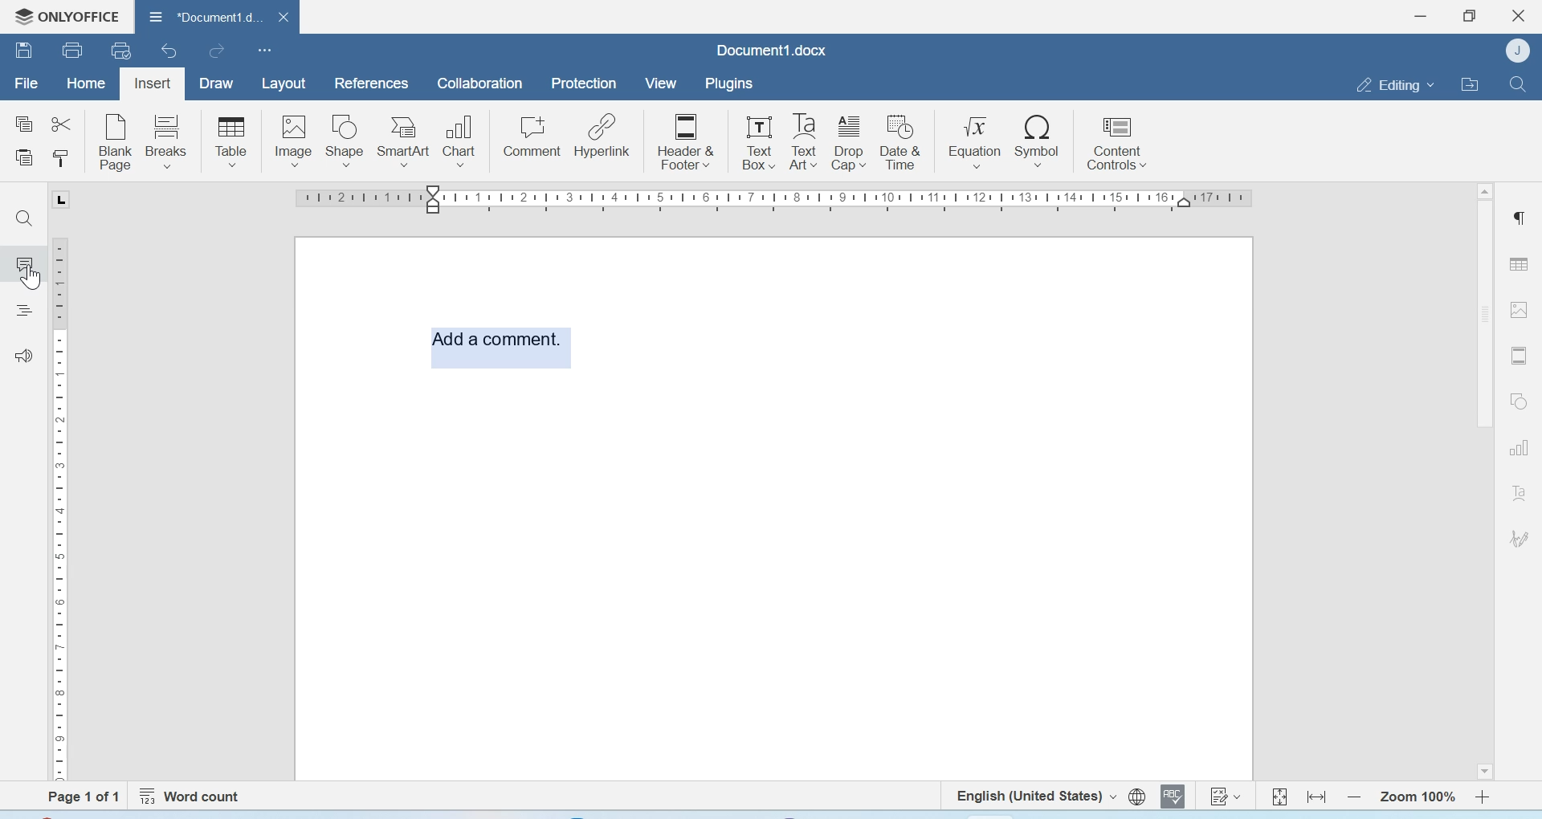  I want to click on Copy style, so click(60, 159).